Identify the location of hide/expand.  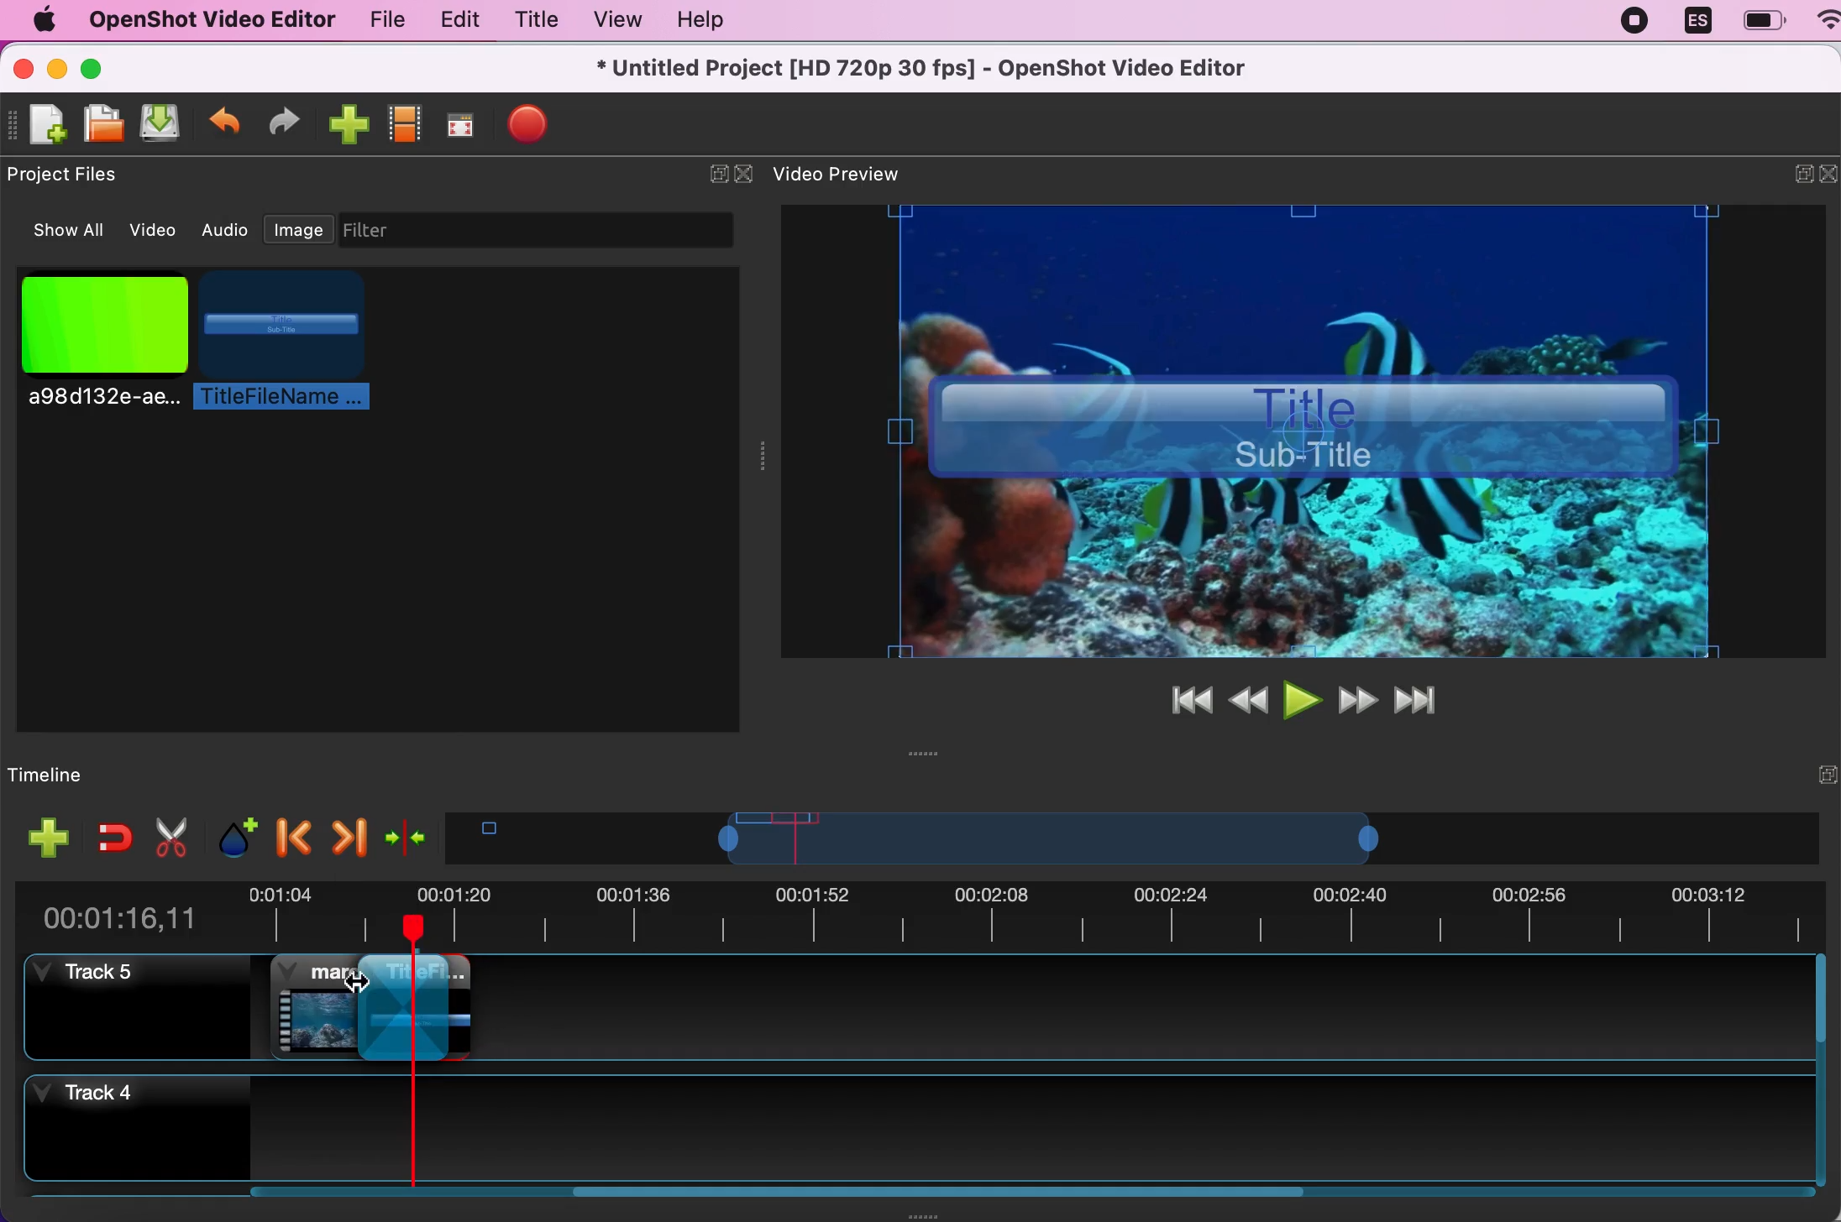
(1795, 773).